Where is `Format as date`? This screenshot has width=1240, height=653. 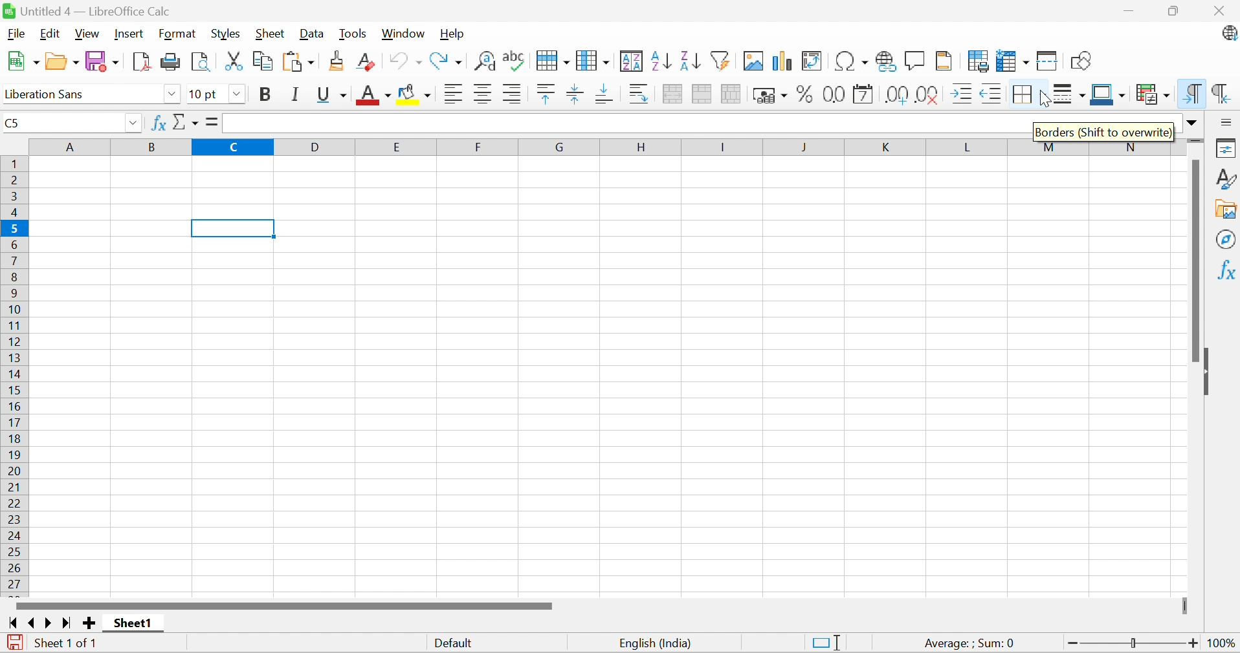 Format as date is located at coordinates (863, 96).